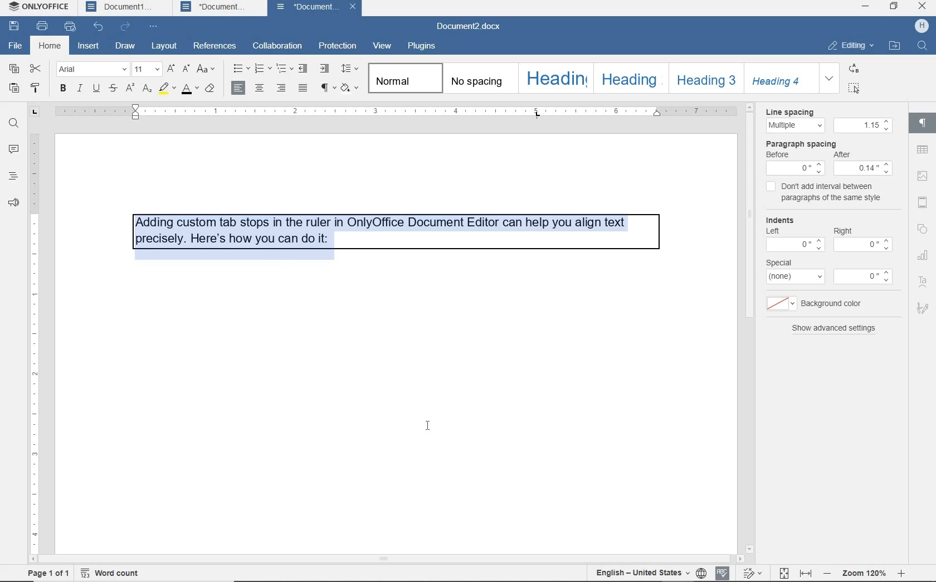 This screenshot has height=582, width=936. I want to click on subscript, so click(148, 89).